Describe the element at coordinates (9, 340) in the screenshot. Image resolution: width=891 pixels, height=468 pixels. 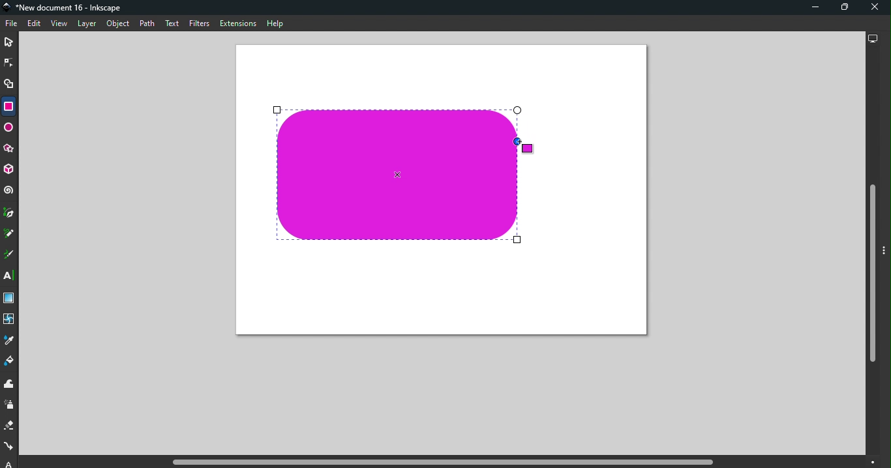
I see `Dropper tool` at that location.